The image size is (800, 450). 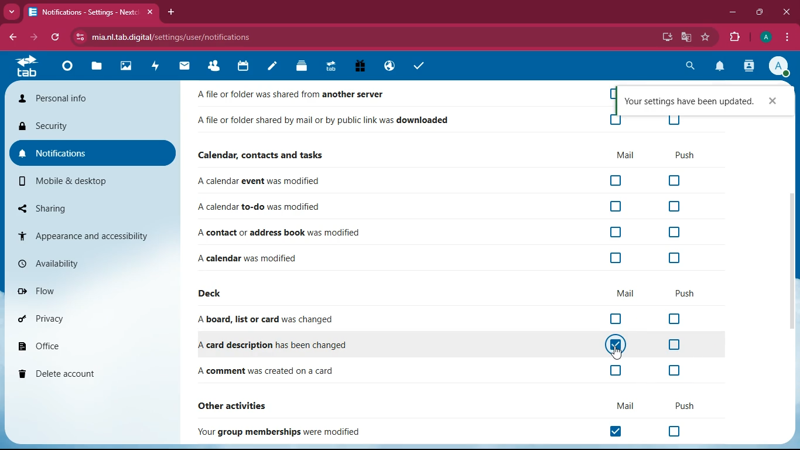 What do you see at coordinates (269, 345) in the screenshot?
I see `A card description has been changed` at bounding box center [269, 345].